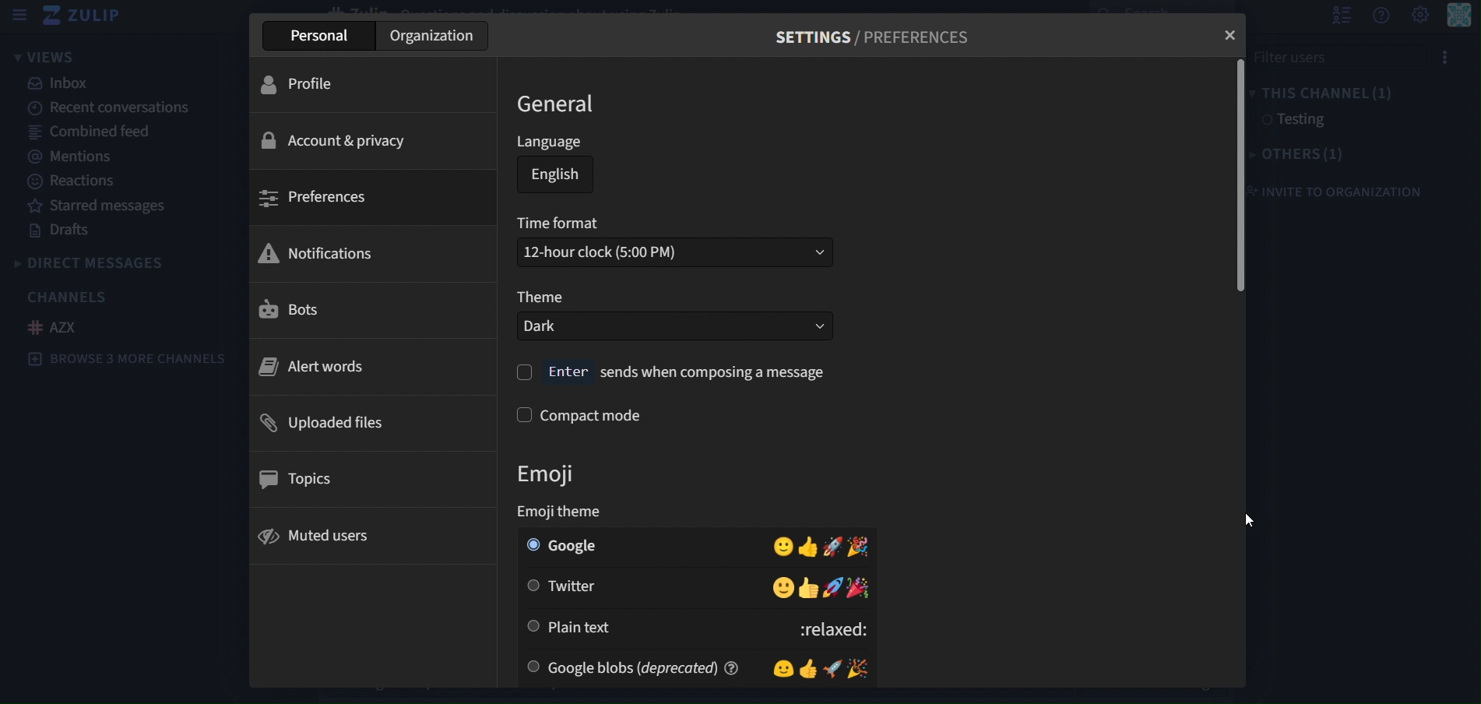  What do you see at coordinates (321, 534) in the screenshot?
I see `muted users` at bounding box center [321, 534].